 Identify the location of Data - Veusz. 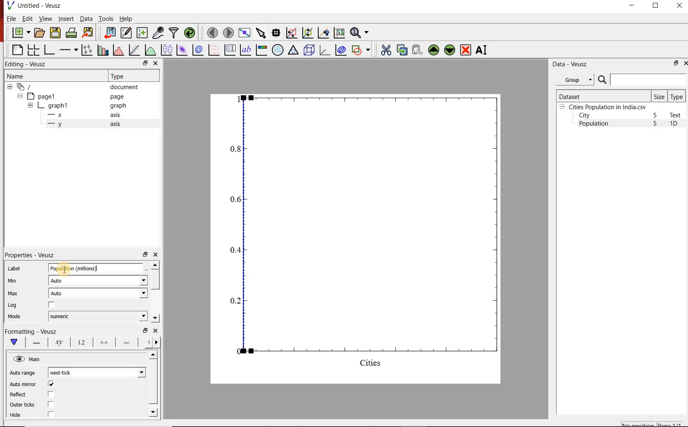
(568, 64).